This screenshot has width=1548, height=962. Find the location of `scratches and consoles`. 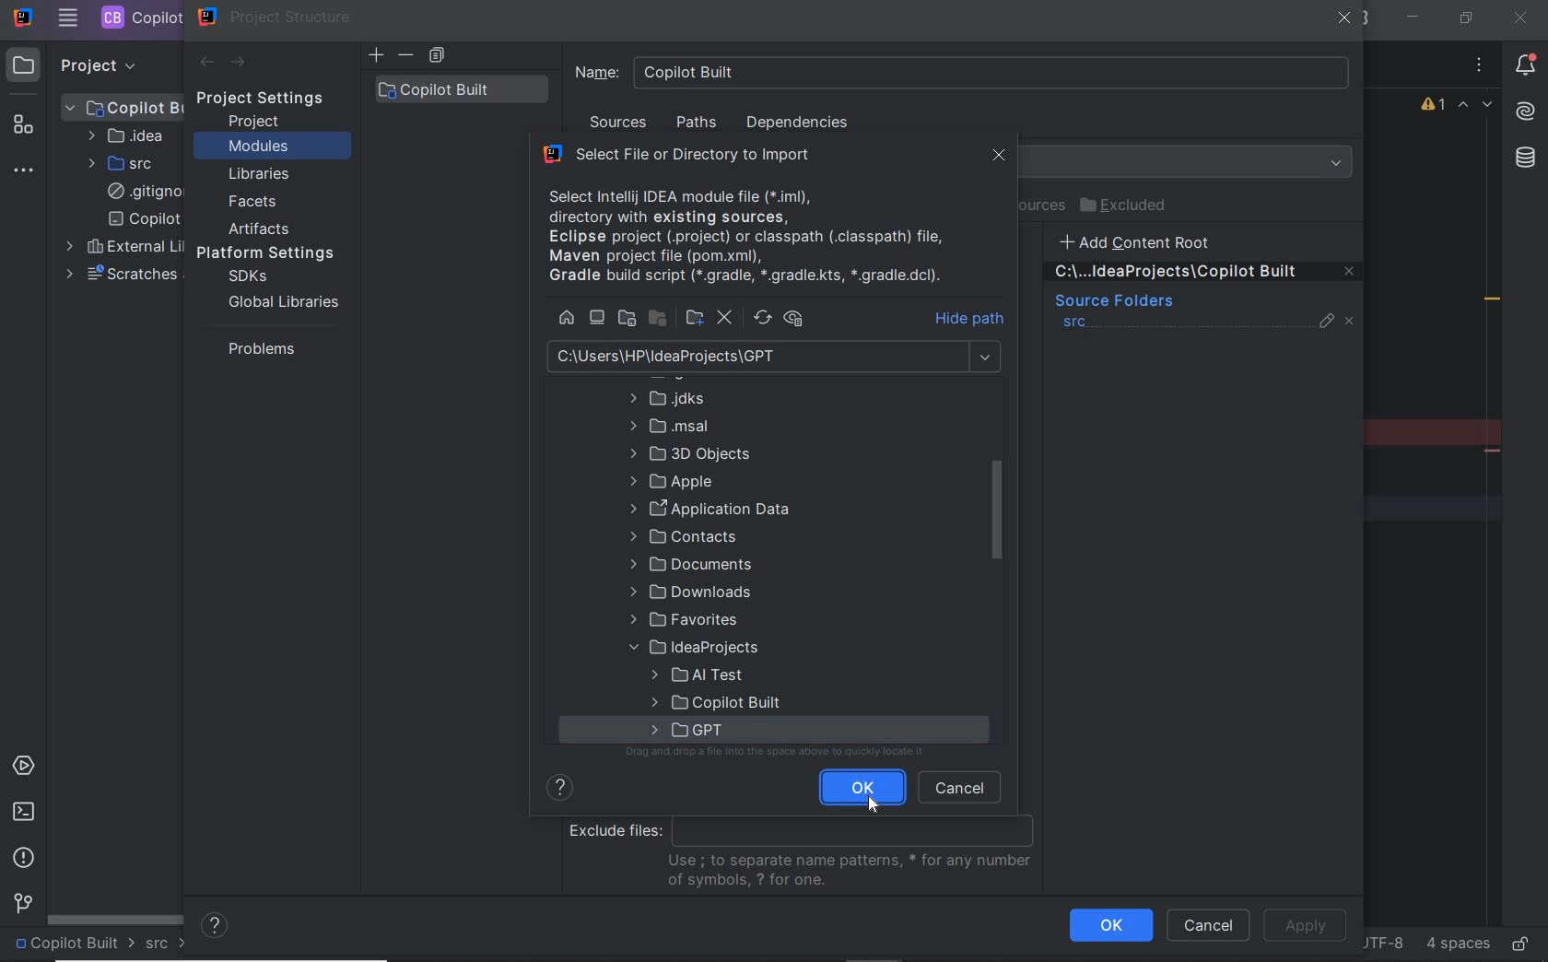

scratches and consoles is located at coordinates (121, 275).